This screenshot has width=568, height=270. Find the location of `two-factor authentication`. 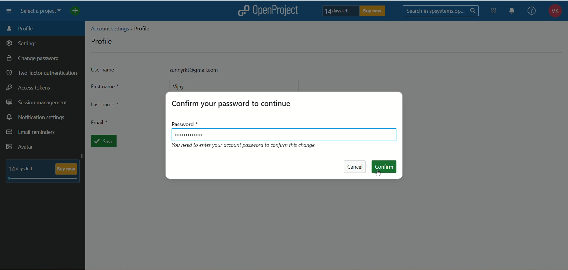

two-factor authentication is located at coordinates (41, 73).